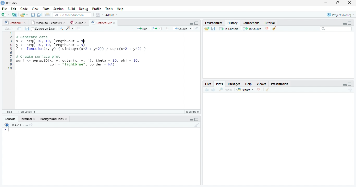 This screenshot has width=356, height=187. I want to click on # Generate datax <- seq(-10, 10, length.out = 5)y <- seq(-10, 10, length.out - 5)f <- function(x, 'y) { sin(sqre(xA2 + yA2)) / sqre(xr2 + yA2) }# Create surface plotsurf <- persp3d(x, y, outer(x, y, f), theta = 30, phi = 30,| col’ = "lightblue", border = na), so click(83, 53).